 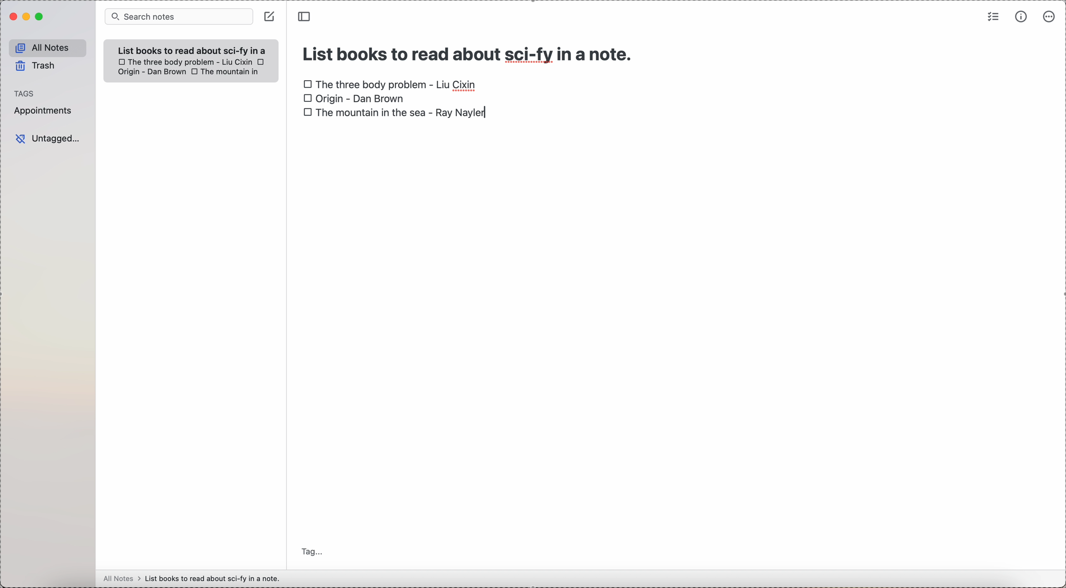 What do you see at coordinates (469, 52) in the screenshot?
I see `title: List books to read about sci-fy in a note.` at bounding box center [469, 52].